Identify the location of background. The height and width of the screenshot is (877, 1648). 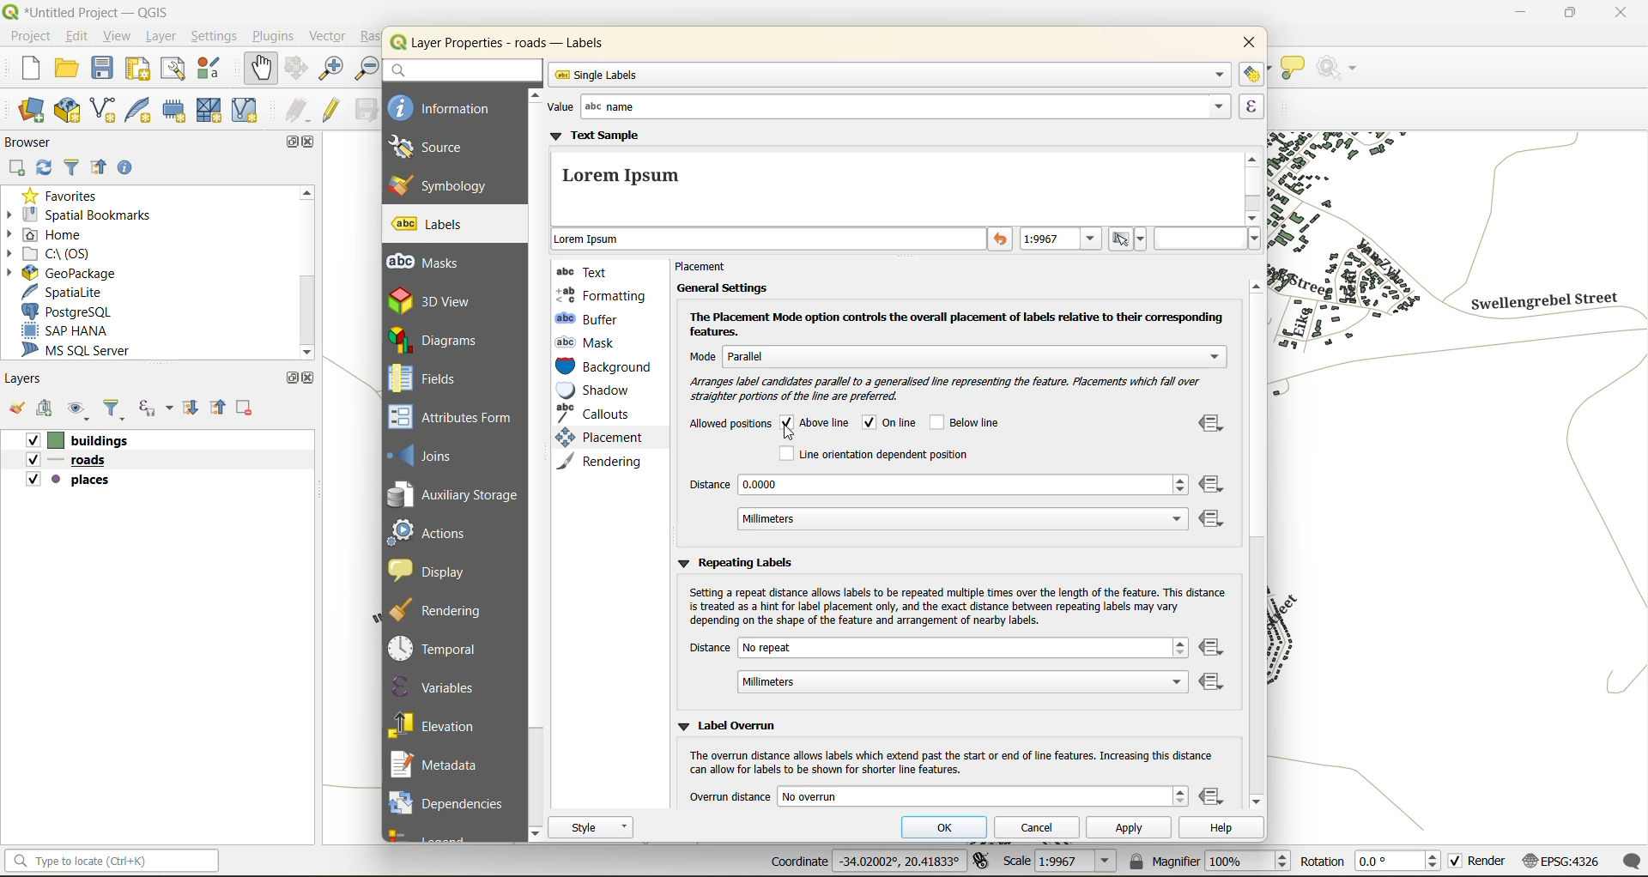
(605, 368).